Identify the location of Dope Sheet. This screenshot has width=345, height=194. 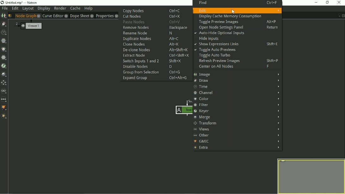
(79, 16).